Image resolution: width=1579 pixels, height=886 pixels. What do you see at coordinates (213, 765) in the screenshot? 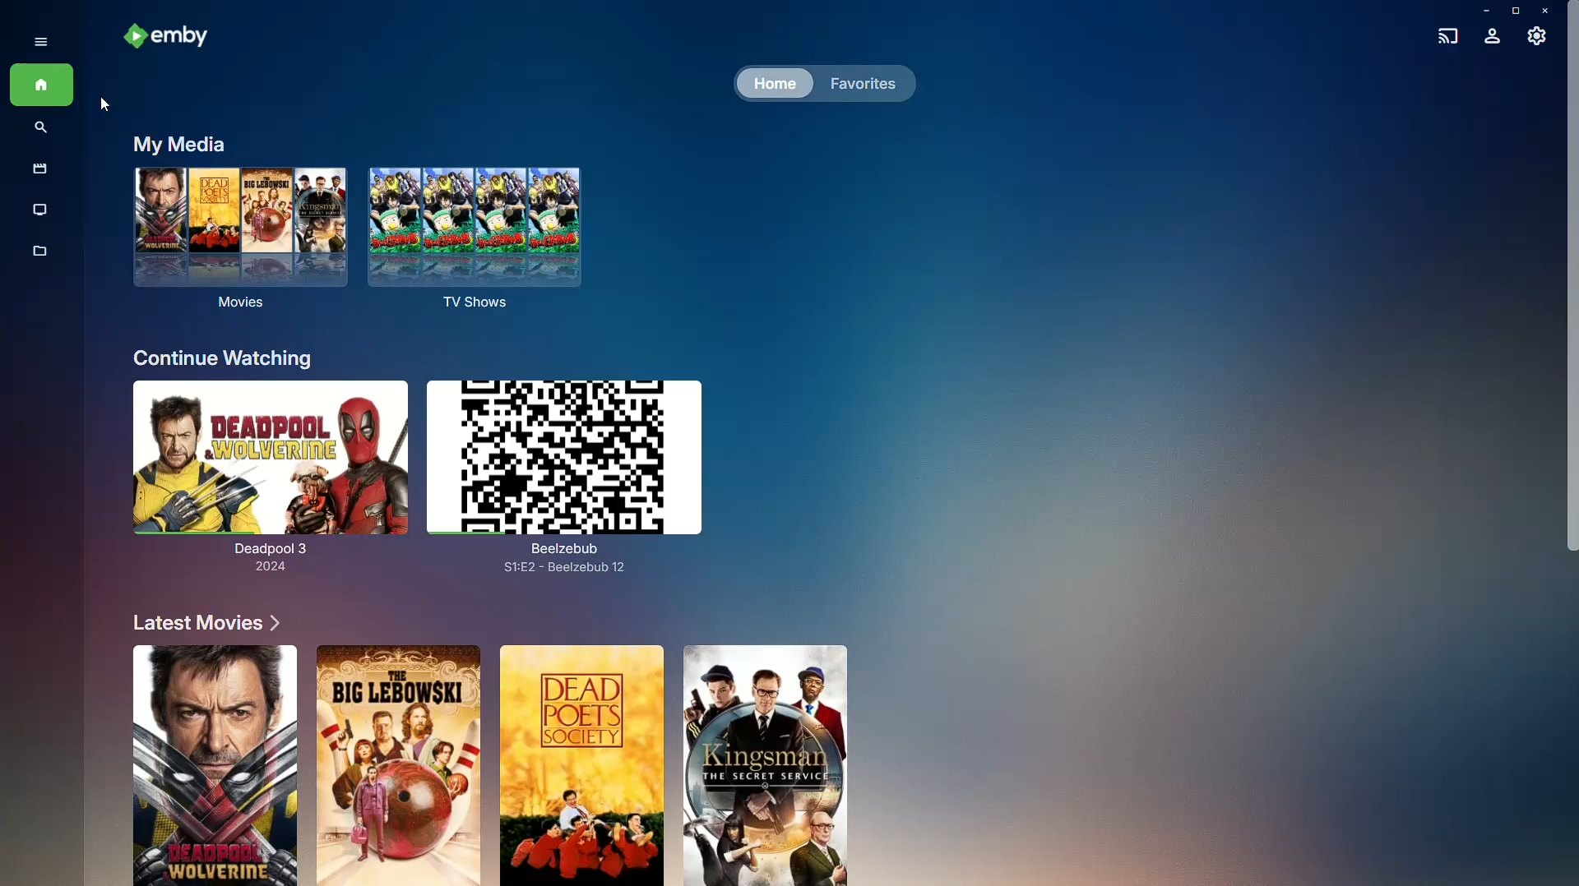
I see `` at bounding box center [213, 765].